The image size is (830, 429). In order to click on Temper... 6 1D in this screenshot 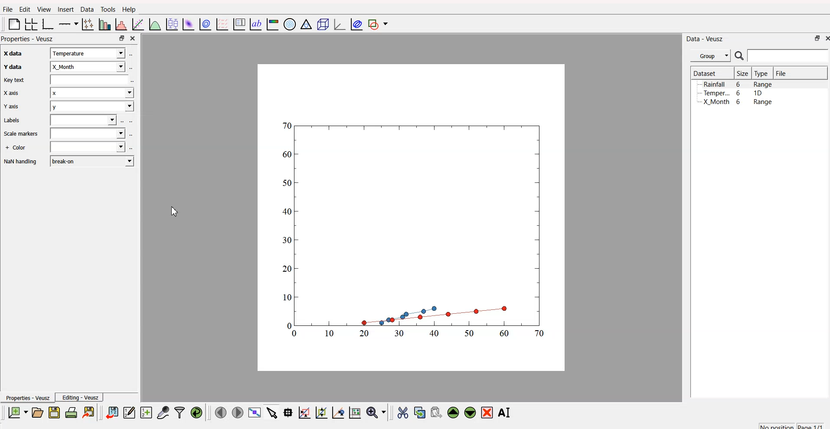, I will do `click(732, 93)`.